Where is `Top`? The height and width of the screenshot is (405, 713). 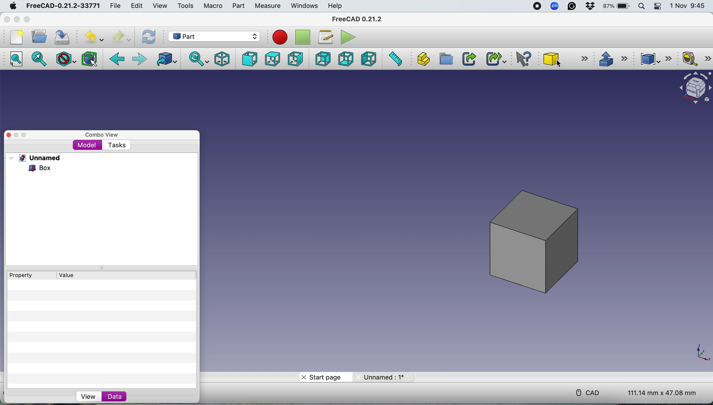 Top is located at coordinates (272, 59).